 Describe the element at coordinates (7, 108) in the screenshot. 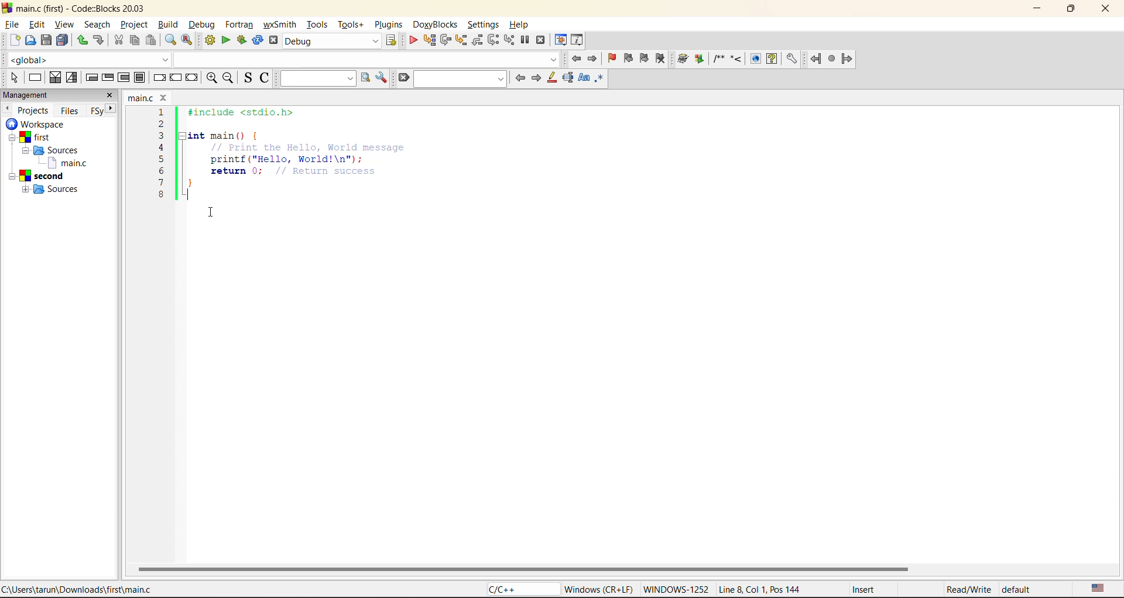

I see `previous` at that location.